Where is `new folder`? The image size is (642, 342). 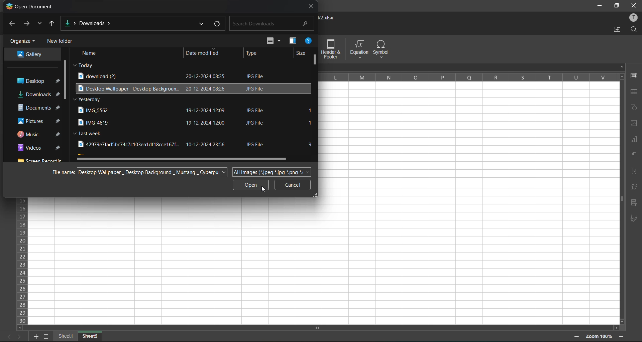
new folder is located at coordinates (63, 41).